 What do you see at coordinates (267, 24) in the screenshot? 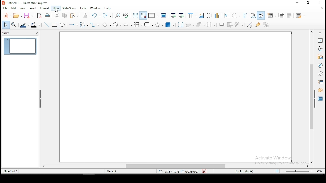
I see `toggle extrusiuon` at bounding box center [267, 24].